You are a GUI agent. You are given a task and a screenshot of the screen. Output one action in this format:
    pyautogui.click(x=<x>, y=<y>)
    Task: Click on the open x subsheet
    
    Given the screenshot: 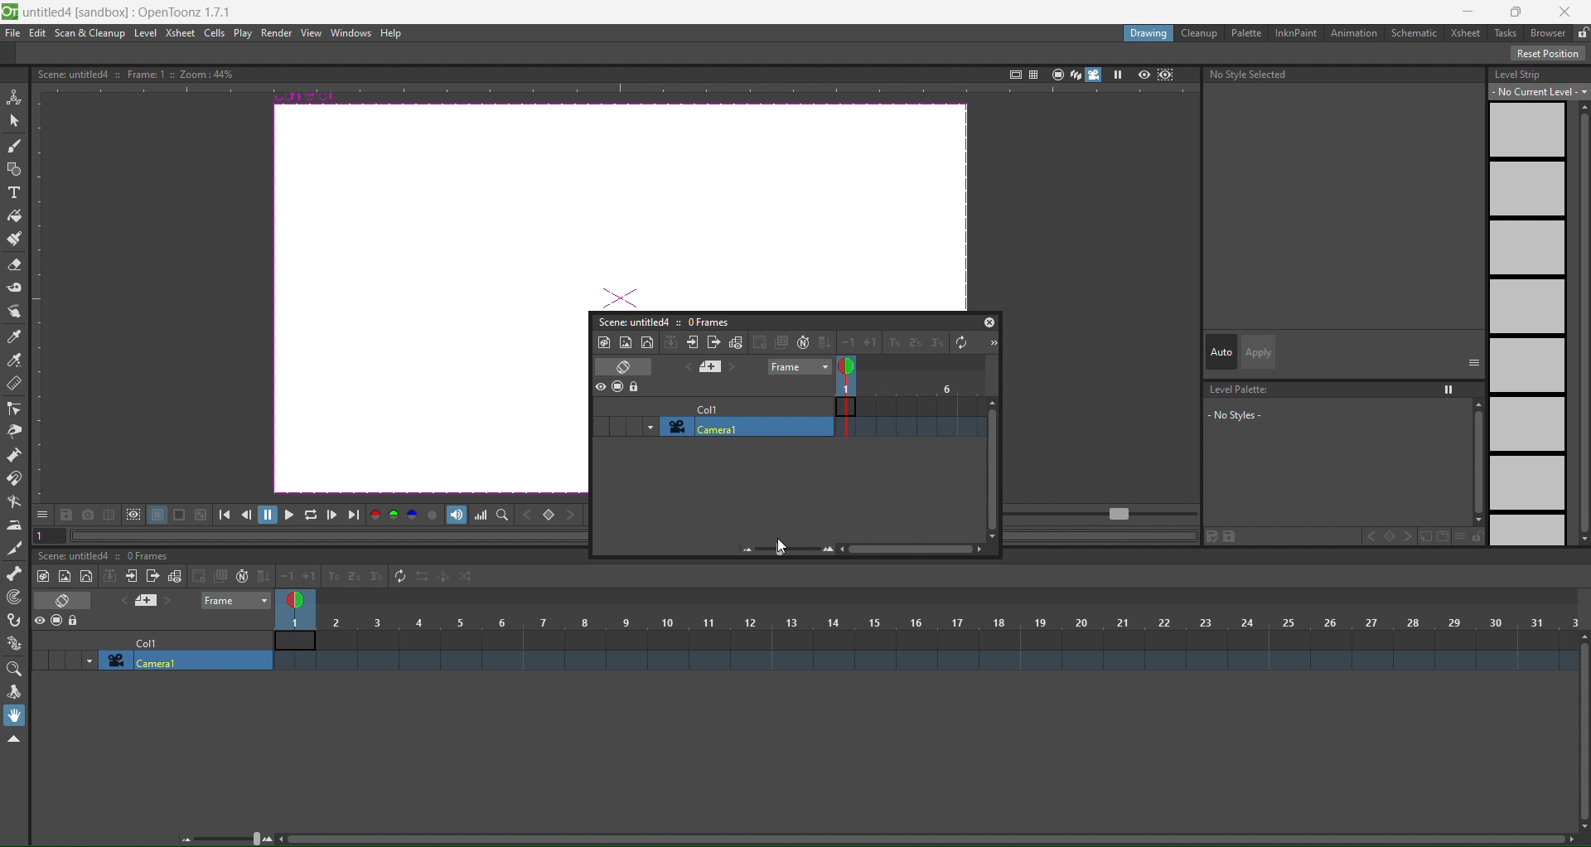 What is the action you would take?
    pyautogui.click(x=693, y=342)
    